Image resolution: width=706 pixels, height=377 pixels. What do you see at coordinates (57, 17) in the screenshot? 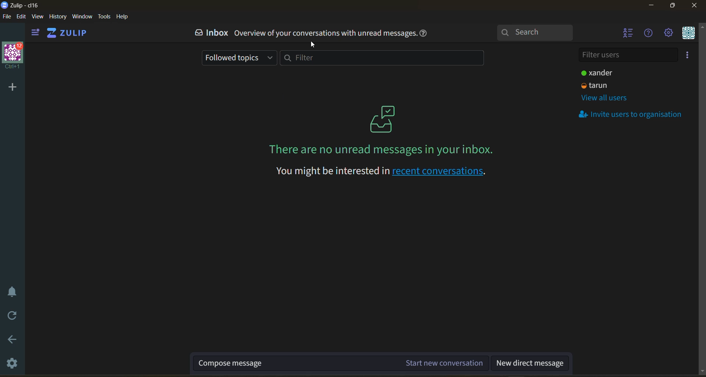
I see `history` at bounding box center [57, 17].